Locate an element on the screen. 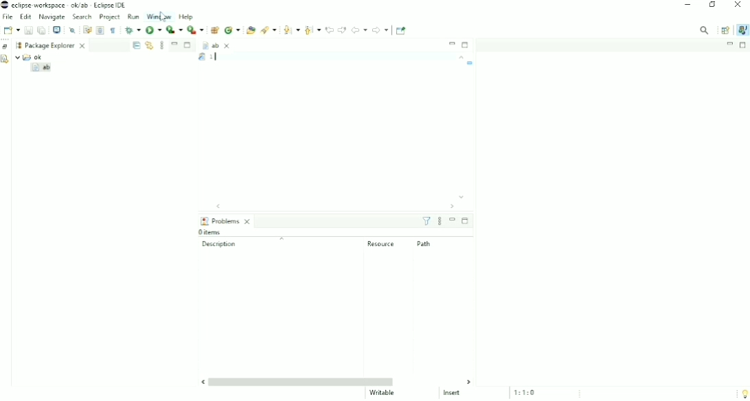 The width and height of the screenshot is (750, 401). Writable is located at coordinates (383, 393).